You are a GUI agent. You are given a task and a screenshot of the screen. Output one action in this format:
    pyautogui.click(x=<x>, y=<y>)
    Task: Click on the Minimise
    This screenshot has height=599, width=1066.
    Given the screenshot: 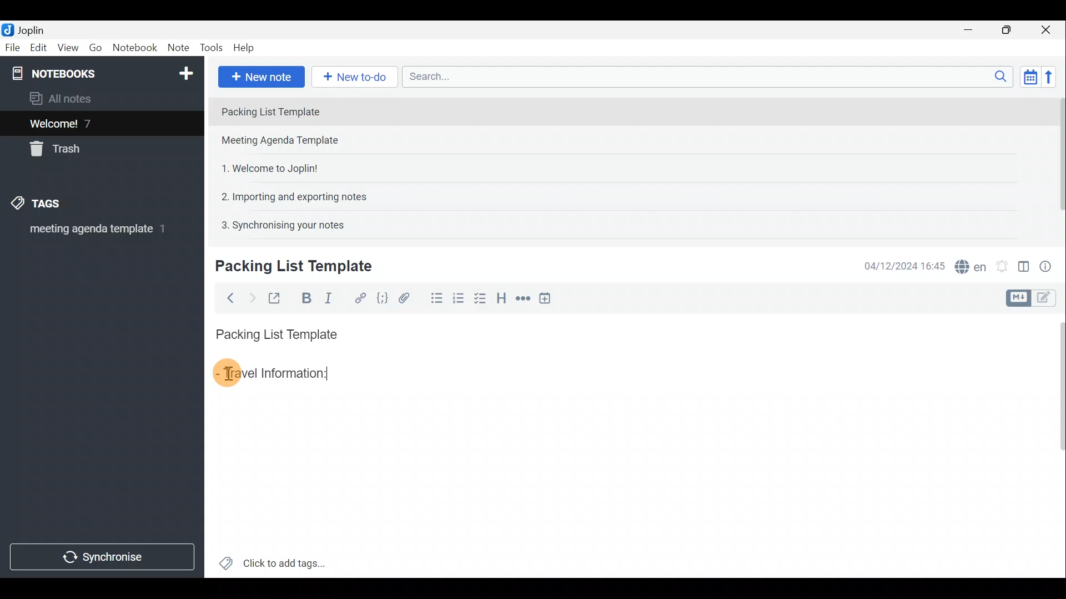 What is the action you would take?
    pyautogui.click(x=974, y=32)
    